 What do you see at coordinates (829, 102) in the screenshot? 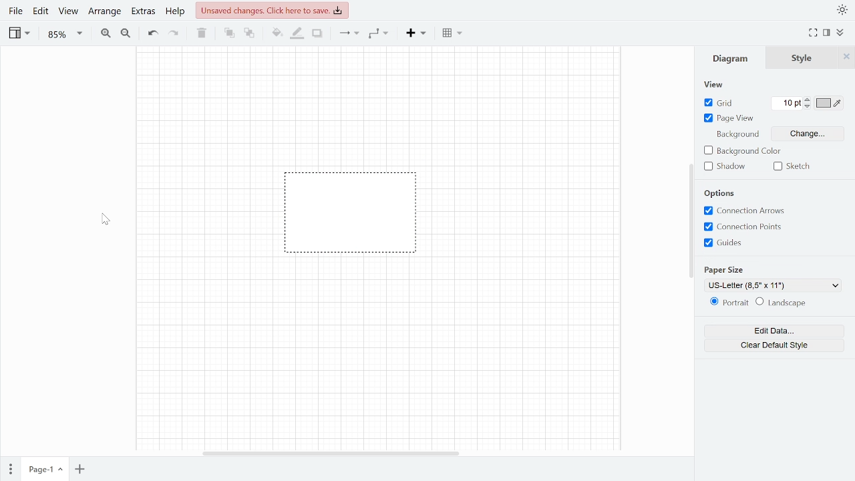
I see `Grid color` at bounding box center [829, 102].